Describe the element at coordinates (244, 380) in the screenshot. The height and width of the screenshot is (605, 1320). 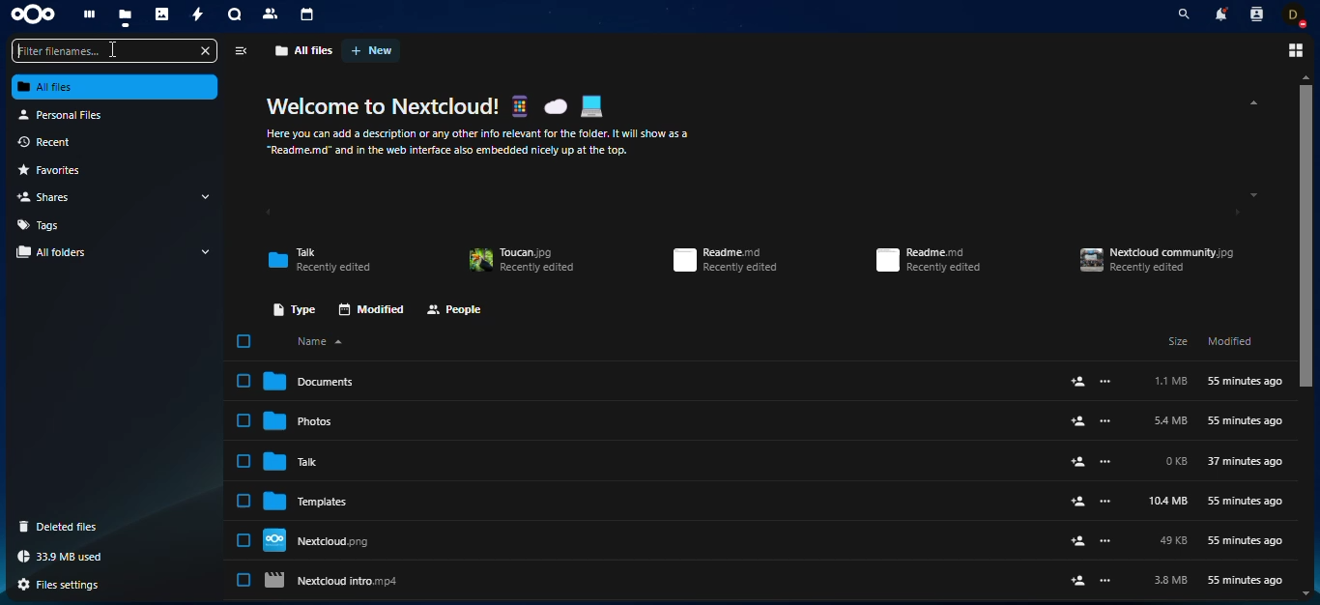
I see `Click to select` at that location.